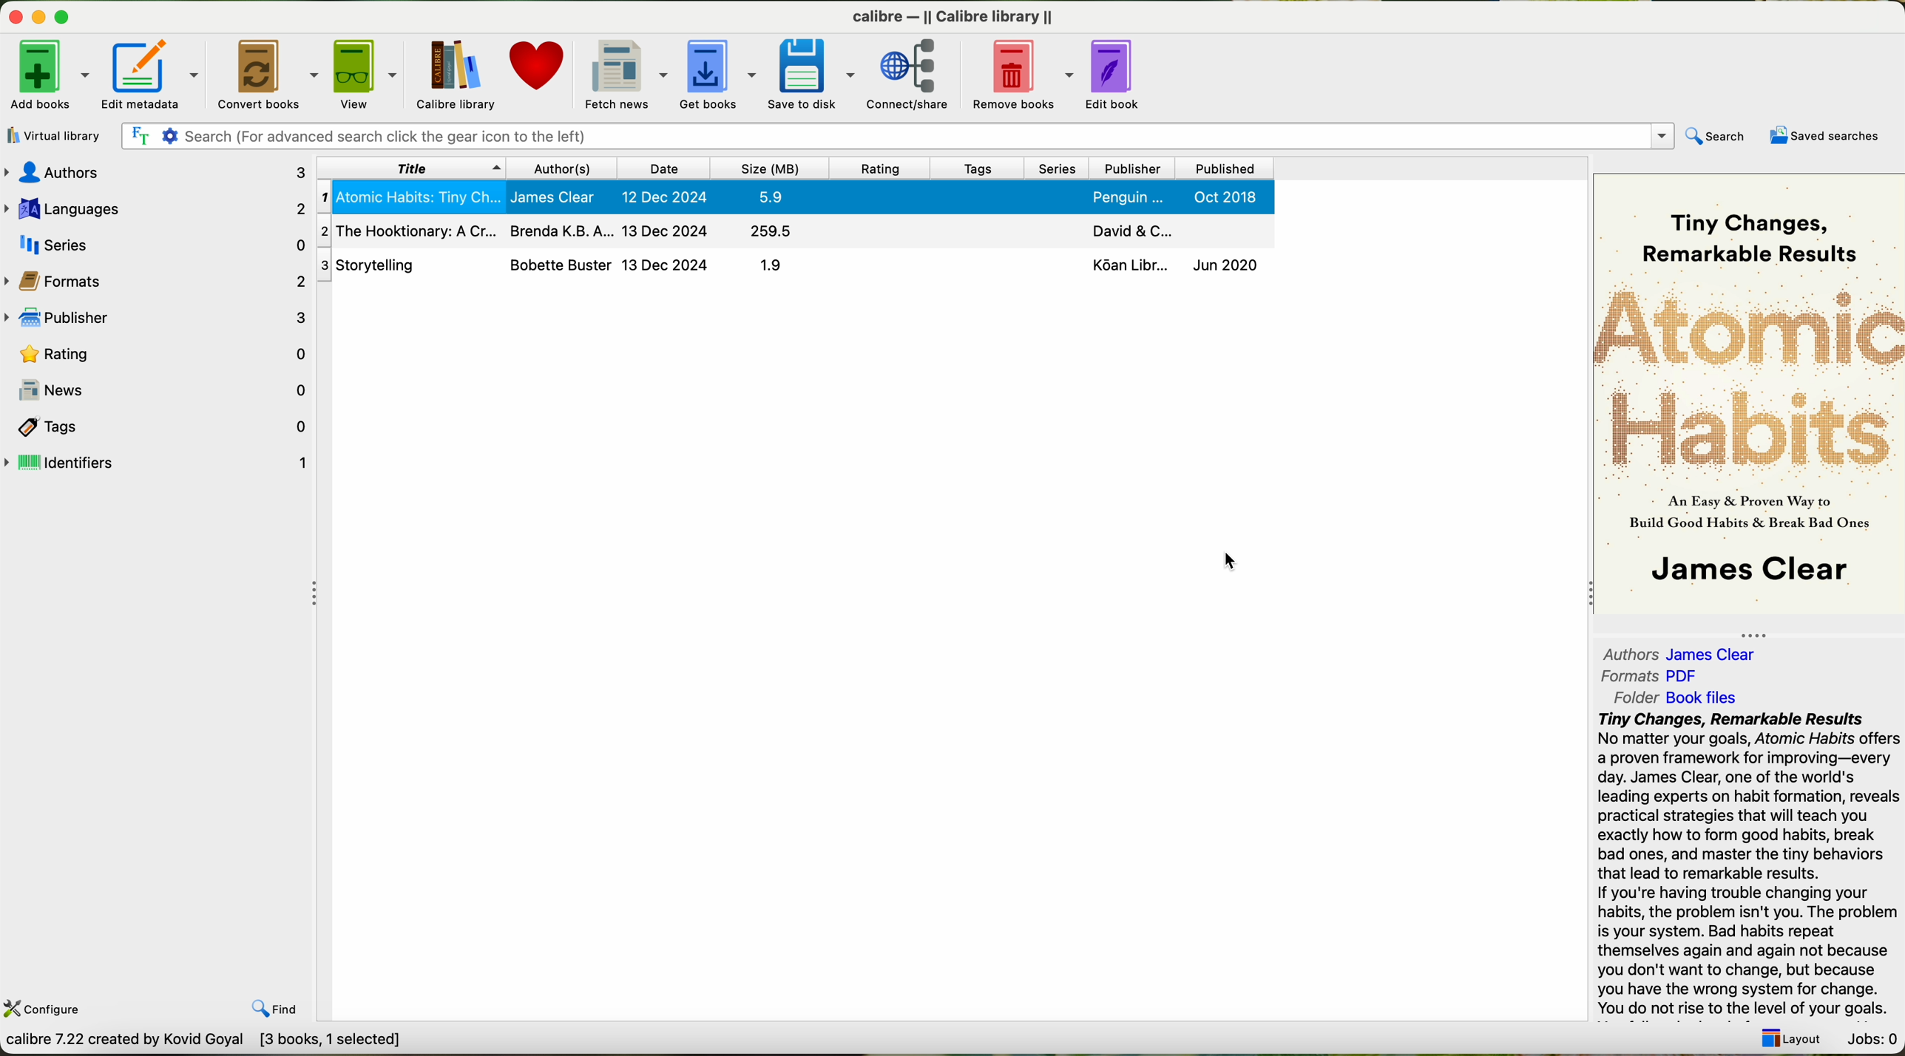  Describe the element at coordinates (274, 1009) in the screenshot. I see `find` at that location.